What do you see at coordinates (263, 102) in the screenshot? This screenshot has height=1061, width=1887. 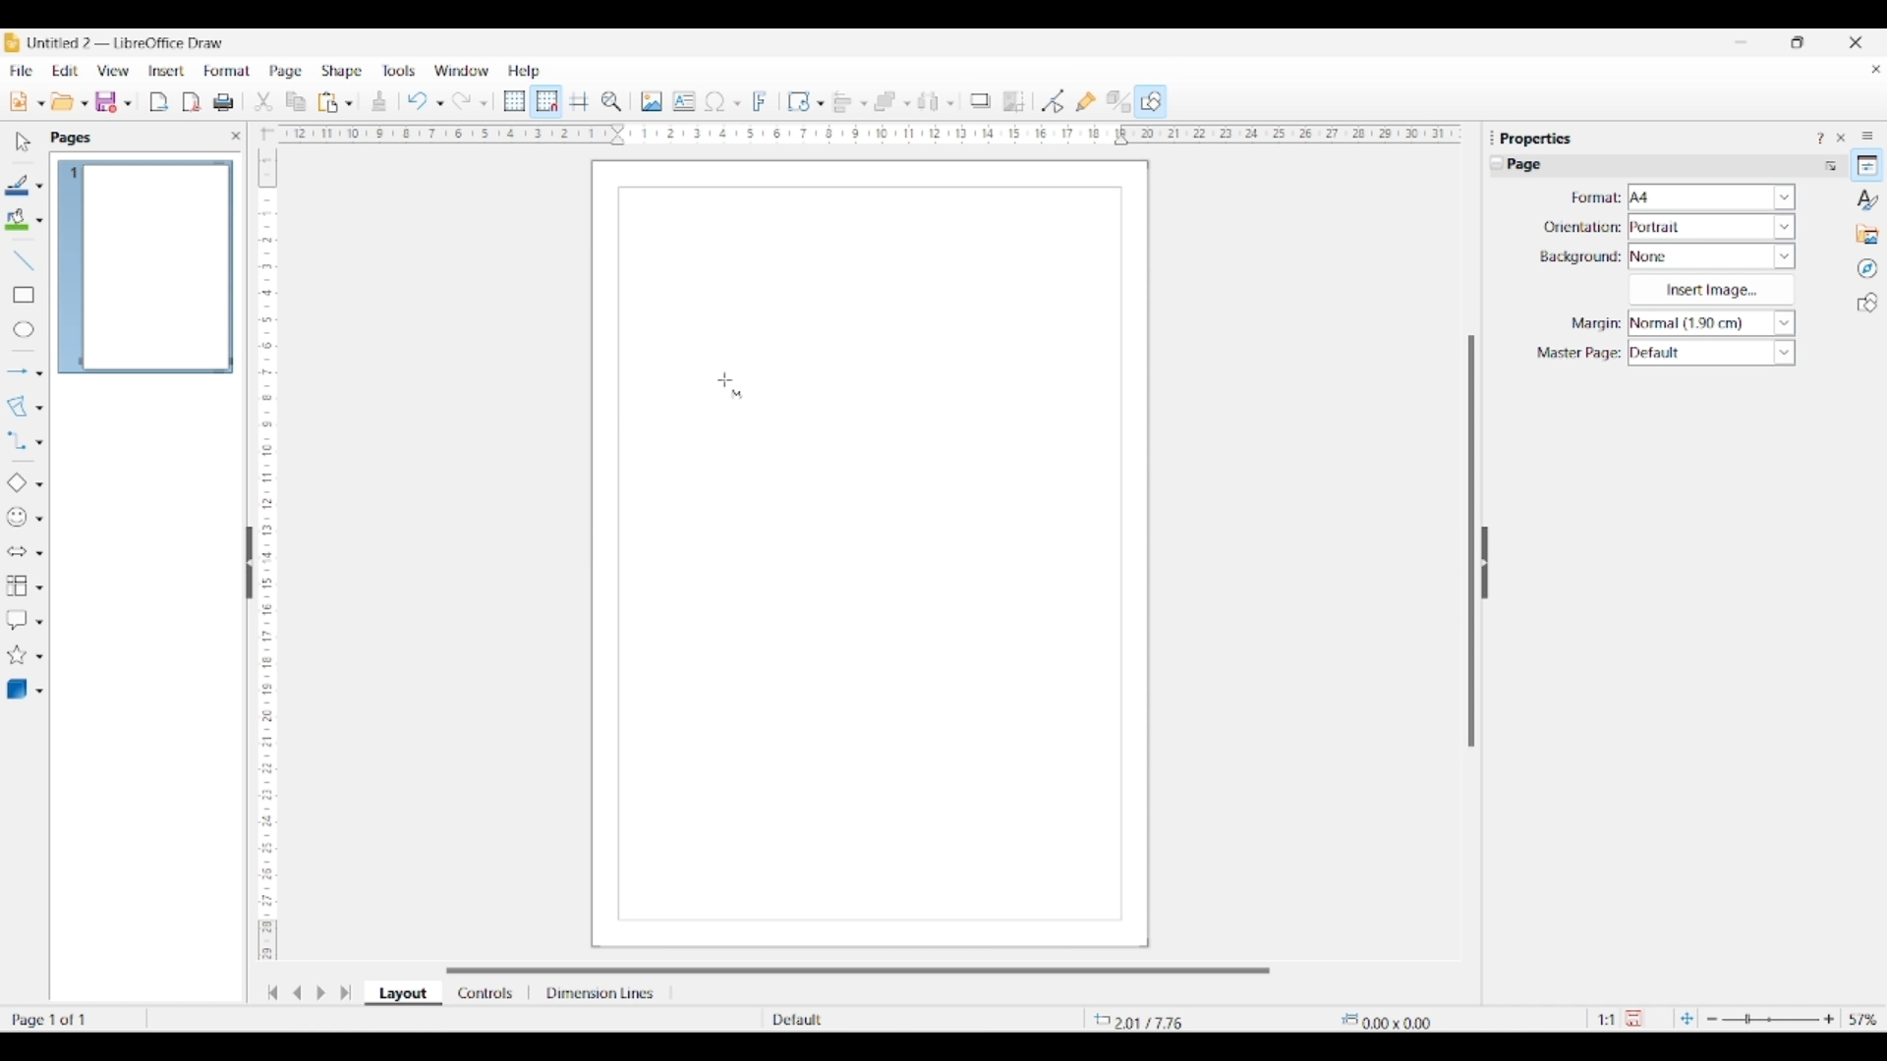 I see `Selected copy options` at bounding box center [263, 102].